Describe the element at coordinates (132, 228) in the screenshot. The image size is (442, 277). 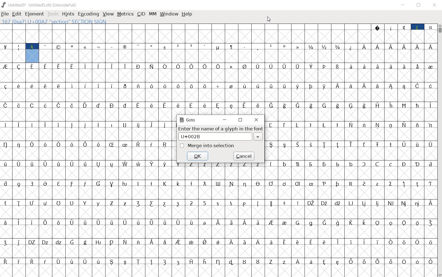
I see `Latin extended characters` at that location.